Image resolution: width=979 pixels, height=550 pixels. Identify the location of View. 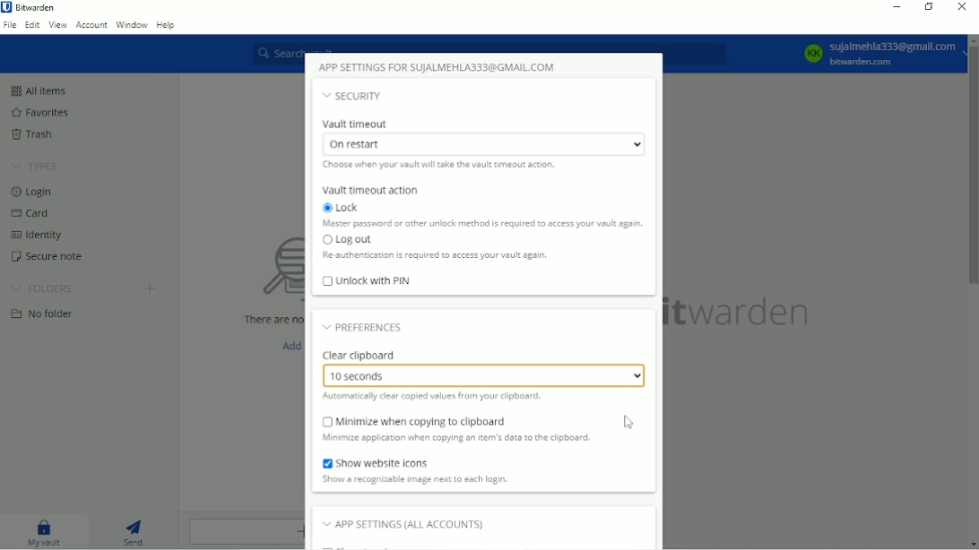
(57, 26).